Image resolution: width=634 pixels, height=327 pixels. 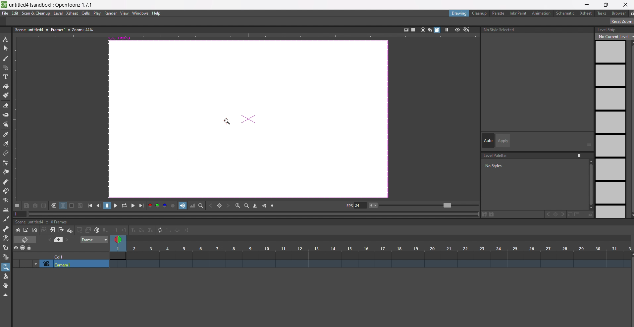 What do you see at coordinates (7, 200) in the screenshot?
I see `bender tool` at bounding box center [7, 200].